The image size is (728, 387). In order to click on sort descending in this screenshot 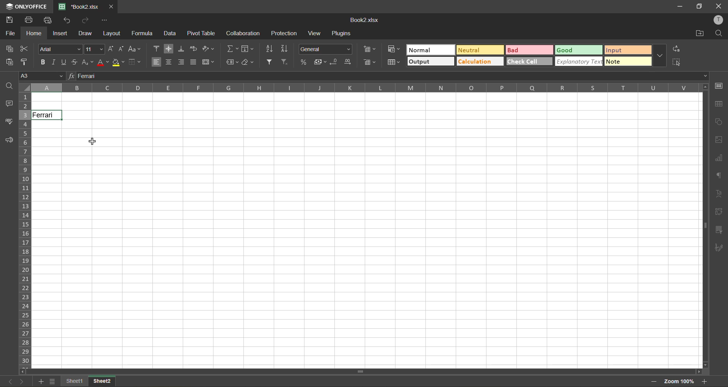, I will do `click(286, 48)`.